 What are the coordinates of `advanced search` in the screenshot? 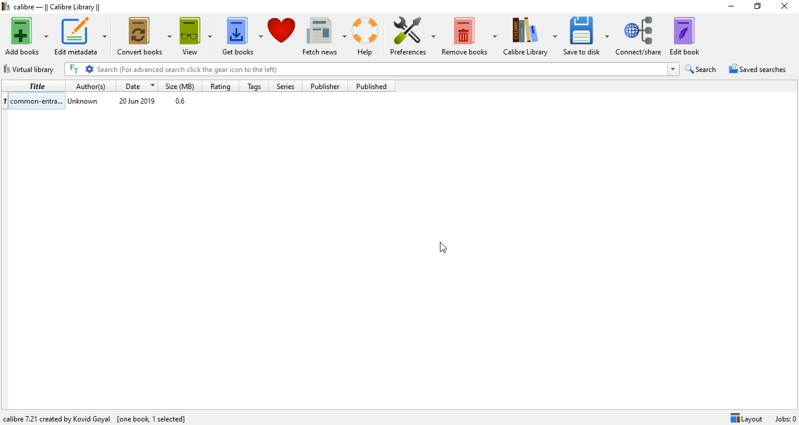 It's located at (90, 69).